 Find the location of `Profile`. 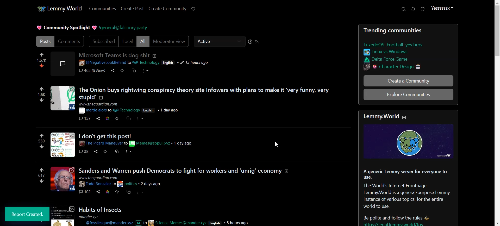

Profile is located at coordinates (442, 8).